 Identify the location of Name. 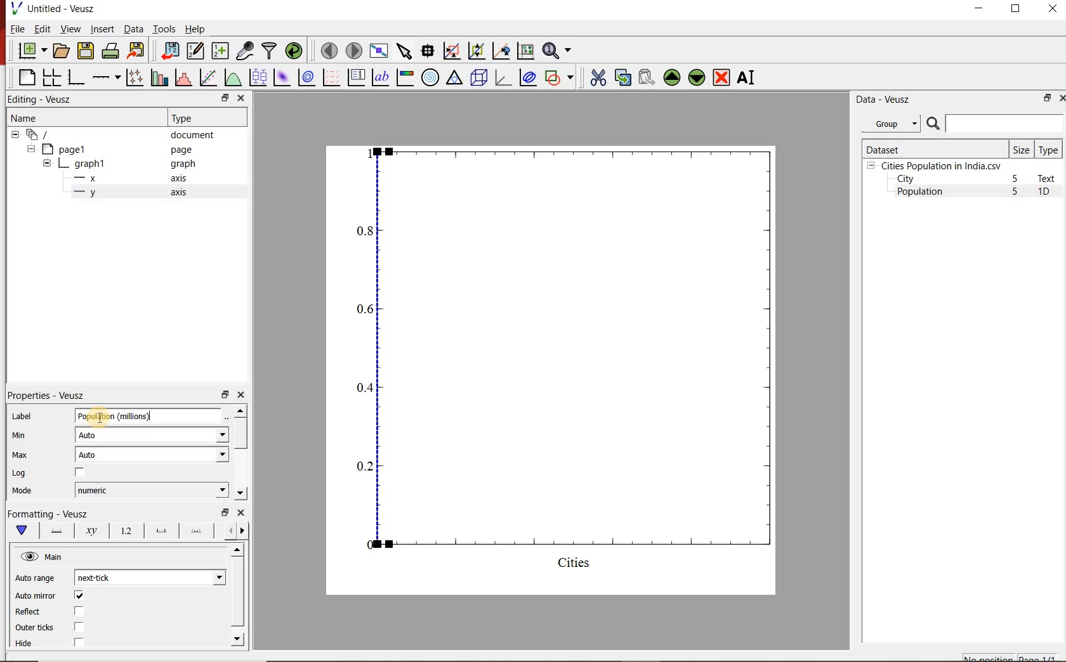
(72, 117).